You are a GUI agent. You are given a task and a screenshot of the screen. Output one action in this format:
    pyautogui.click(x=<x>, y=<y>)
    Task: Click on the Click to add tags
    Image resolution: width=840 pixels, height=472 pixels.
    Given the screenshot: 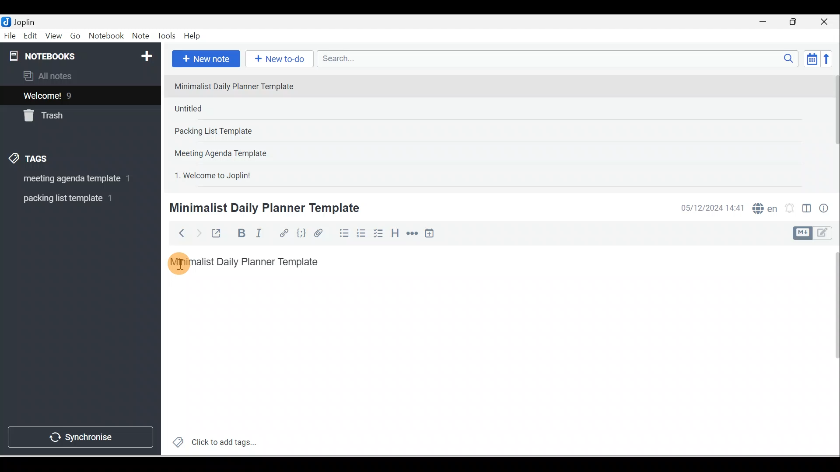 What is the action you would take?
    pyautogui.click(x=211, y=441)
    